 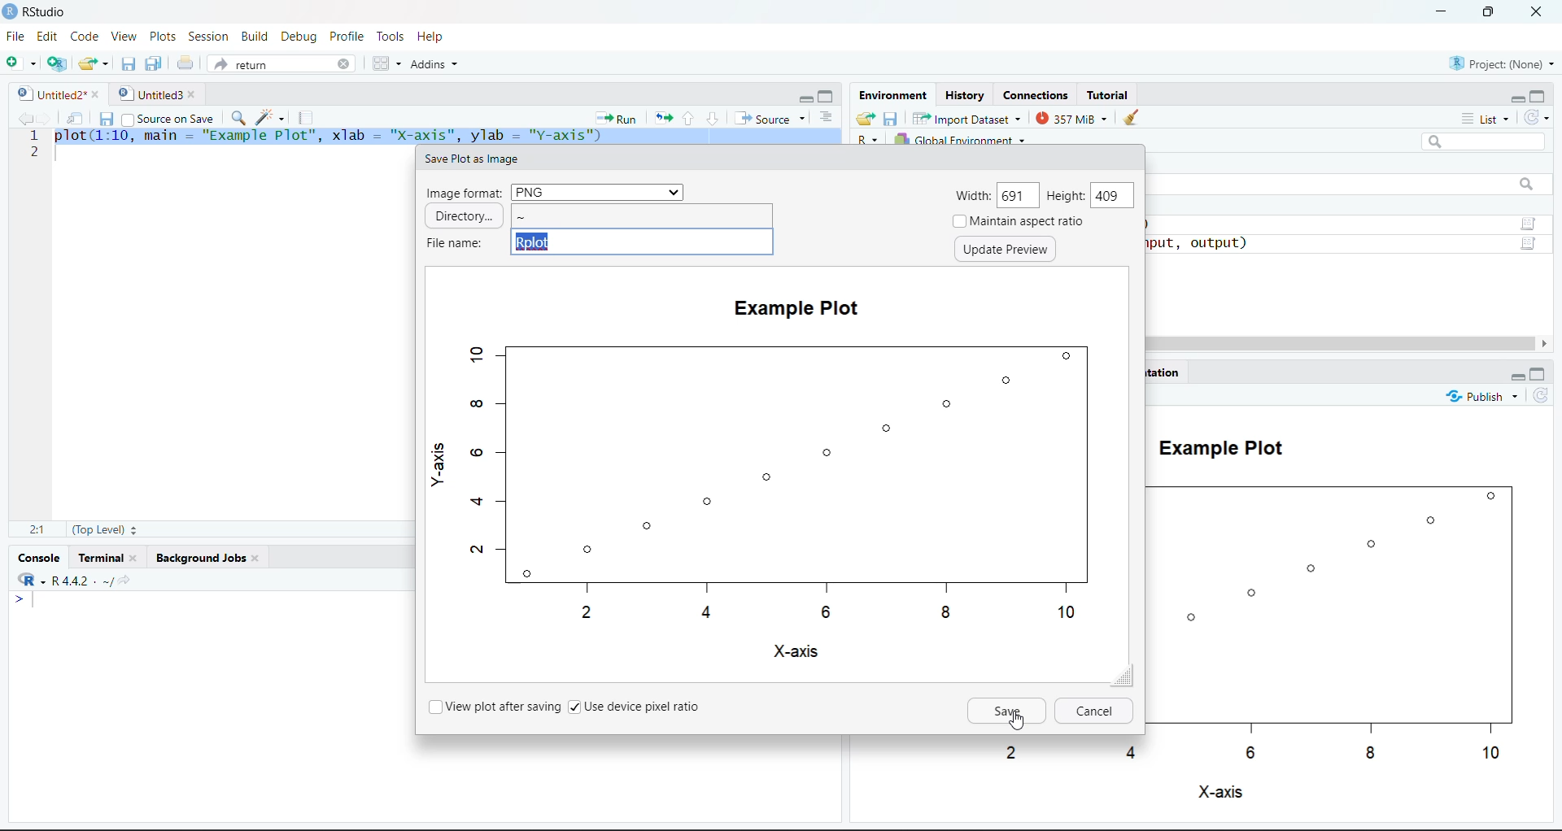 I want to click on Go to next section/chunk (Ctrl + pgDn), so click(x=711, y=116).